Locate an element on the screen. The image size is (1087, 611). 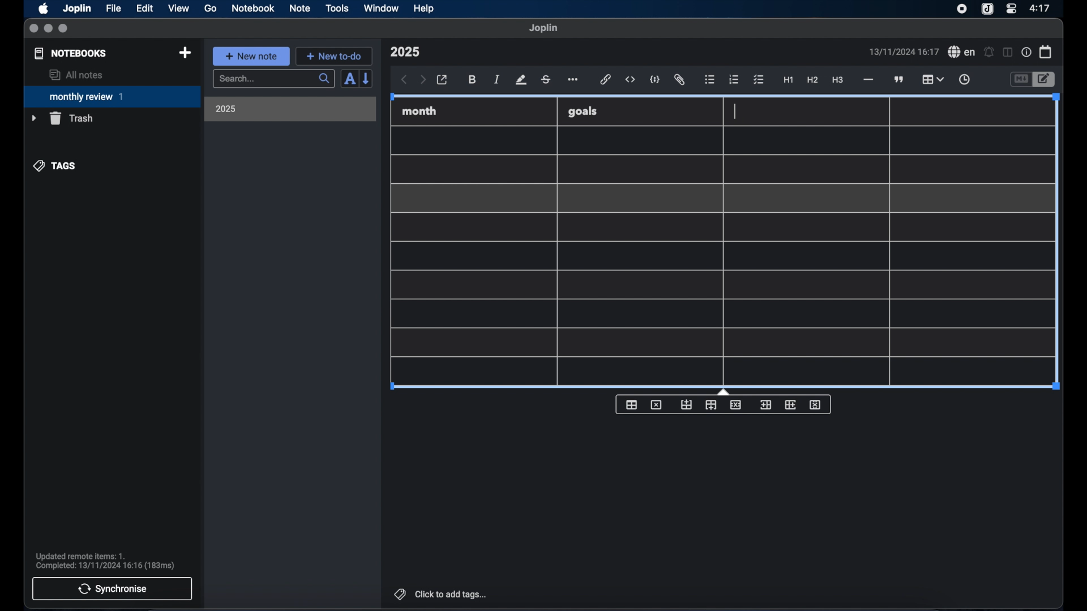
text cursor is located at coordinates (735, 111).